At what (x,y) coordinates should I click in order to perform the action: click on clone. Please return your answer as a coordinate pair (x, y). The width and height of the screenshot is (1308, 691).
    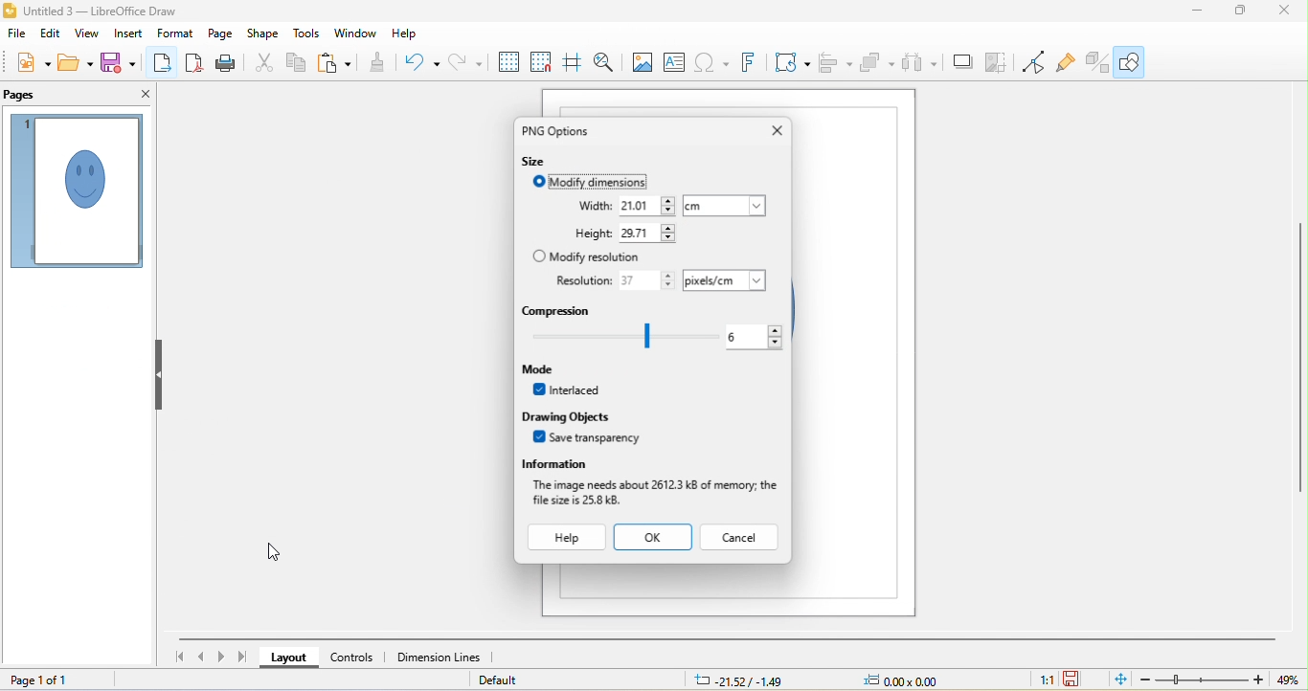
    Looking at the image, I should click on (379, 62).